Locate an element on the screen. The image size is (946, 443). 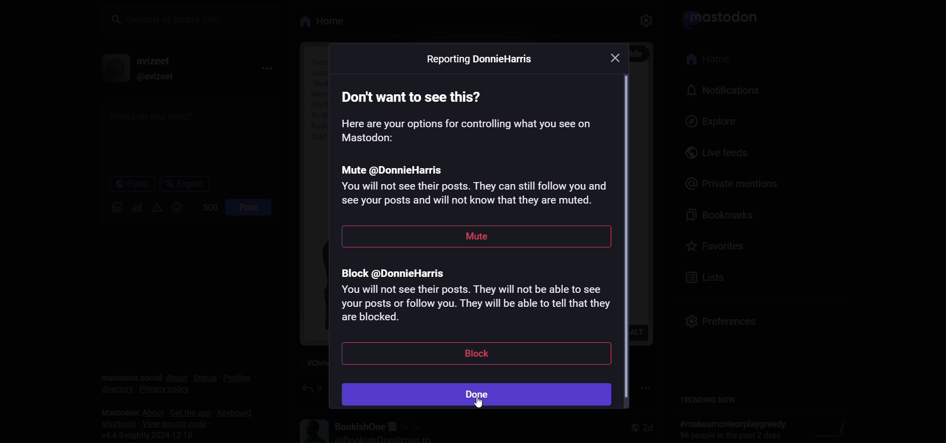
@avizeet is located at coordinates (153, 76).